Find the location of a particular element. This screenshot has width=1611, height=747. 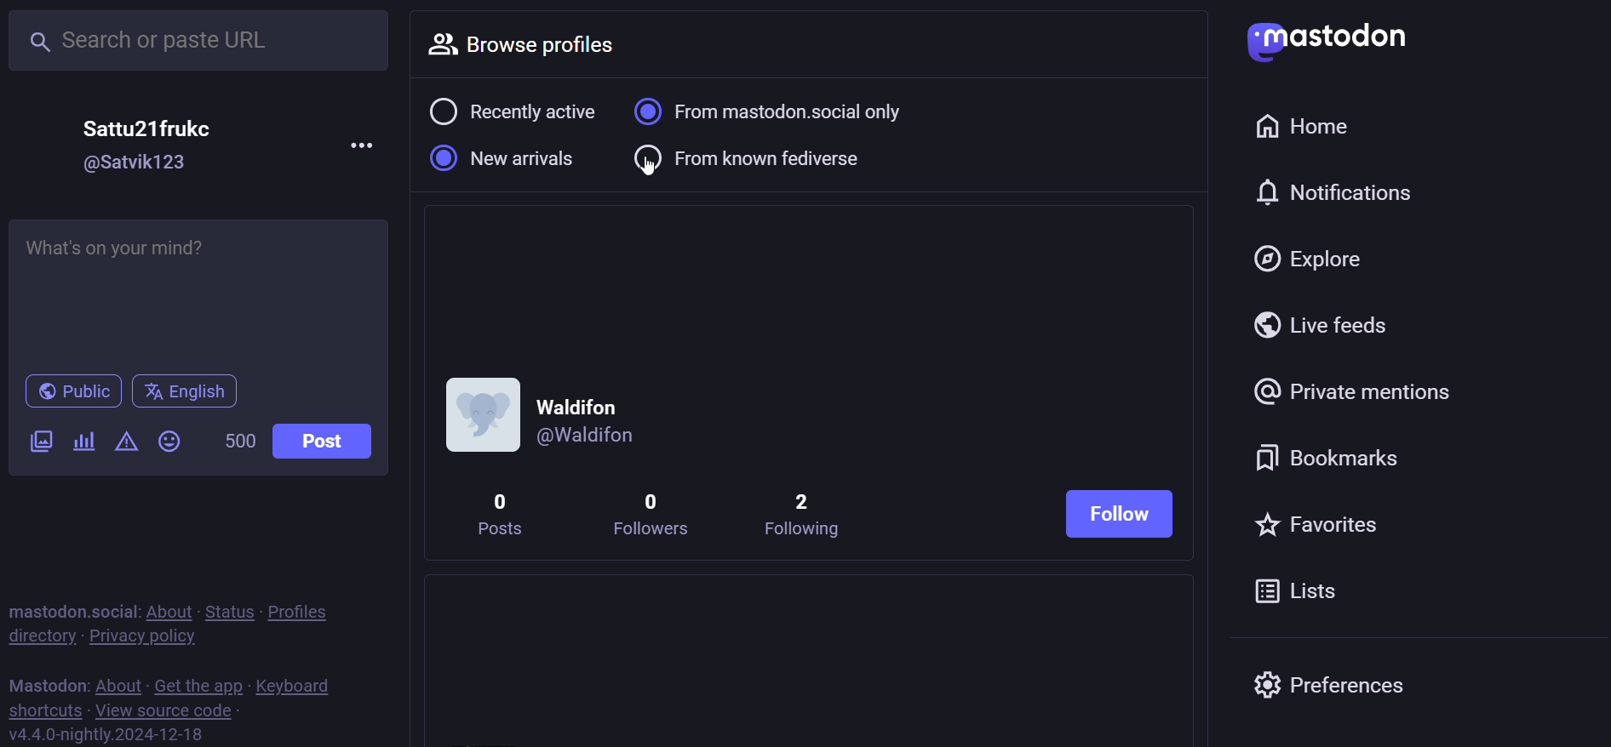

v4.4.0-nightly.2024-12-18 is located at coordinates (103, 733).